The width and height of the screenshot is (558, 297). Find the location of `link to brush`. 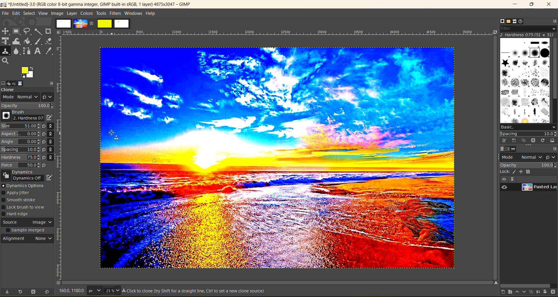

link to brush is located at coordinates (52, 143).